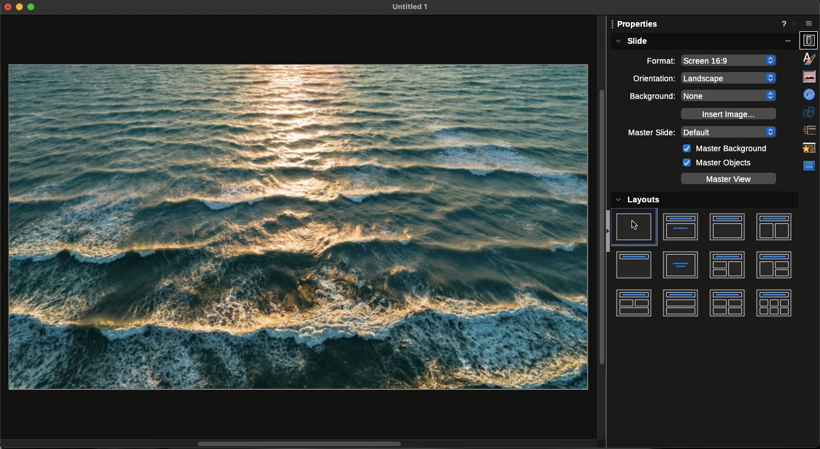 The width and height of the screenshot is (820, 449). What do you see at coordinates (810, 60) in the screenshot?
I see `Styles` at bounding box center [810, 60].